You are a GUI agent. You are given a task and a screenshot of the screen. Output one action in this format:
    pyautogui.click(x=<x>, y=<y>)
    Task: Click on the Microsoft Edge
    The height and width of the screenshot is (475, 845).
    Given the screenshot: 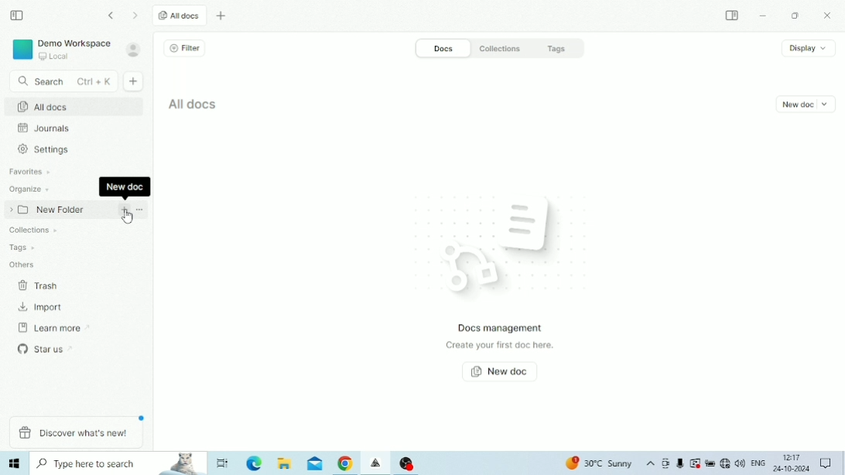 What is the action you would take?
    pyautogui.click(x=255, y=463)
    